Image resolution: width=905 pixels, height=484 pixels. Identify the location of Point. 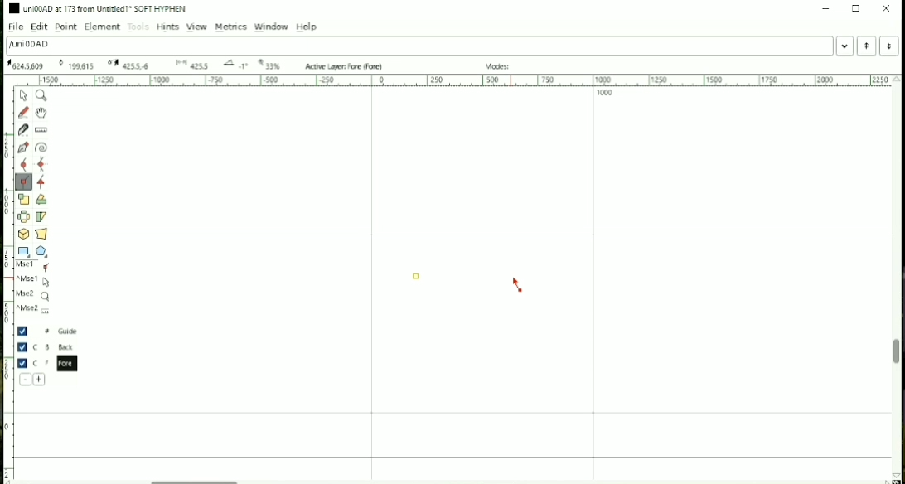
(65, 27).